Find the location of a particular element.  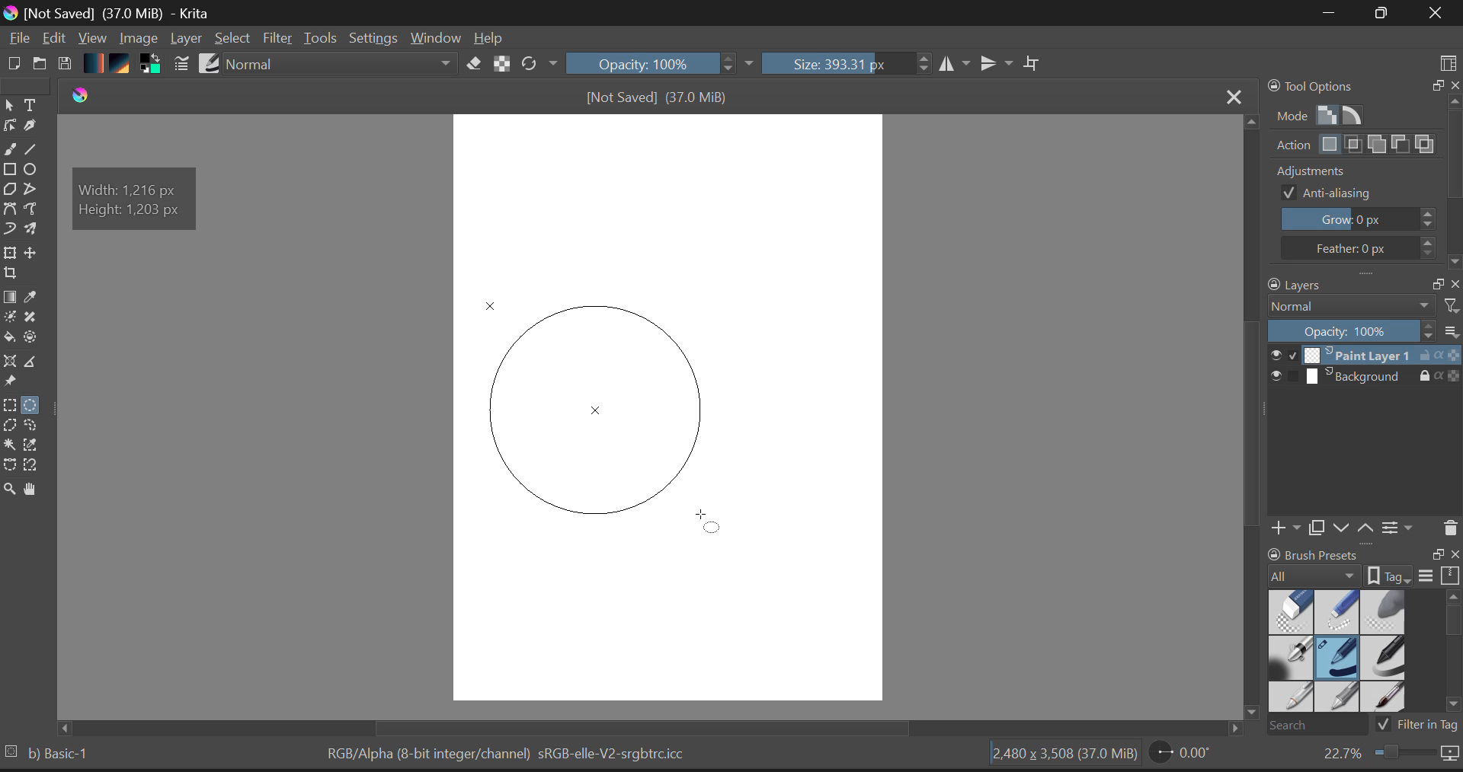

Layers Docker is located at coordinates (1358, 409).